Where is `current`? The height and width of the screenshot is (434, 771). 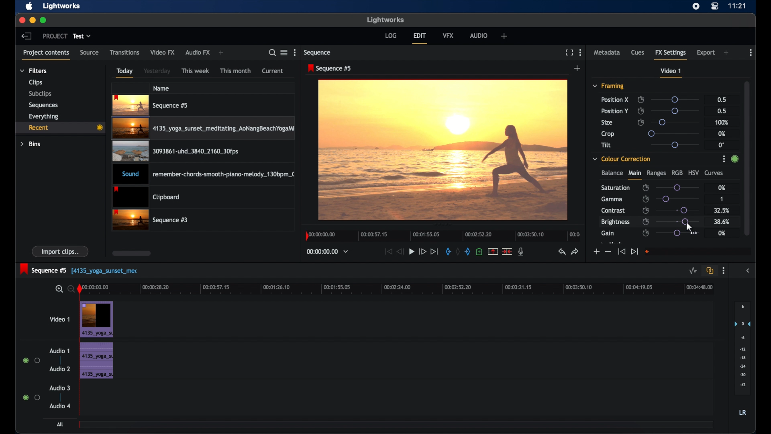 current is located at coordinates (273, 71).